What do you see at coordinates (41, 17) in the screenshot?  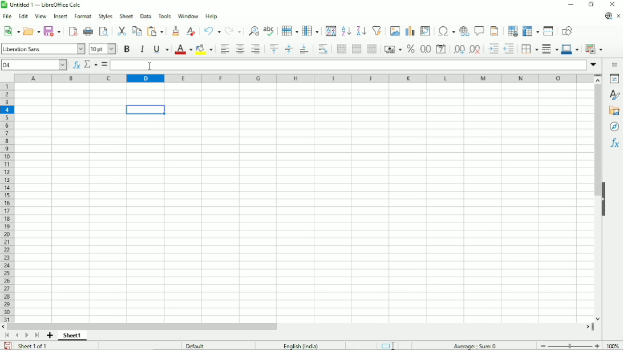 I see `View` at bounding box center [41, 17].